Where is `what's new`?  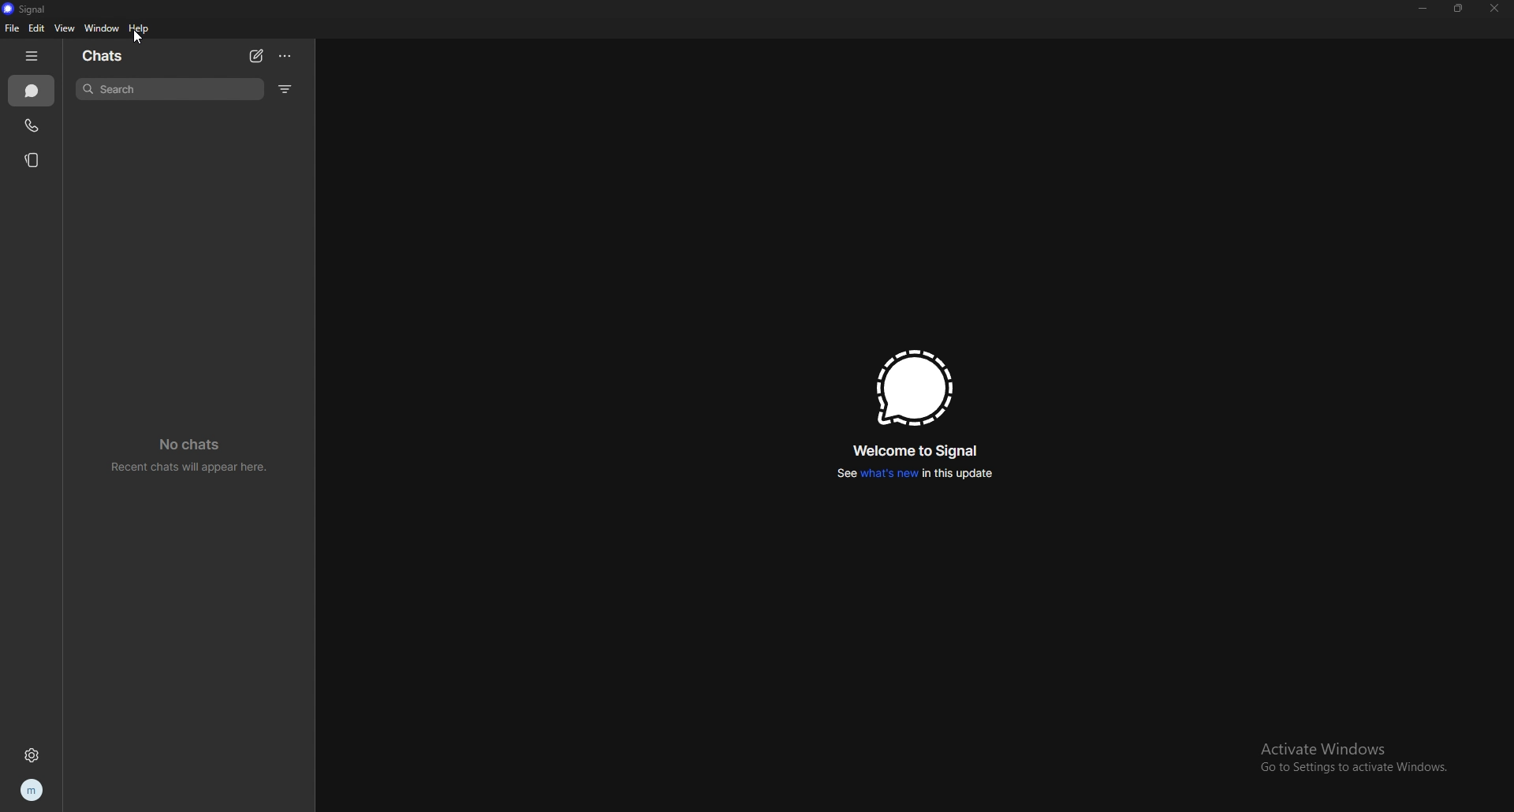
what's new is located at coordinates (889, 474).